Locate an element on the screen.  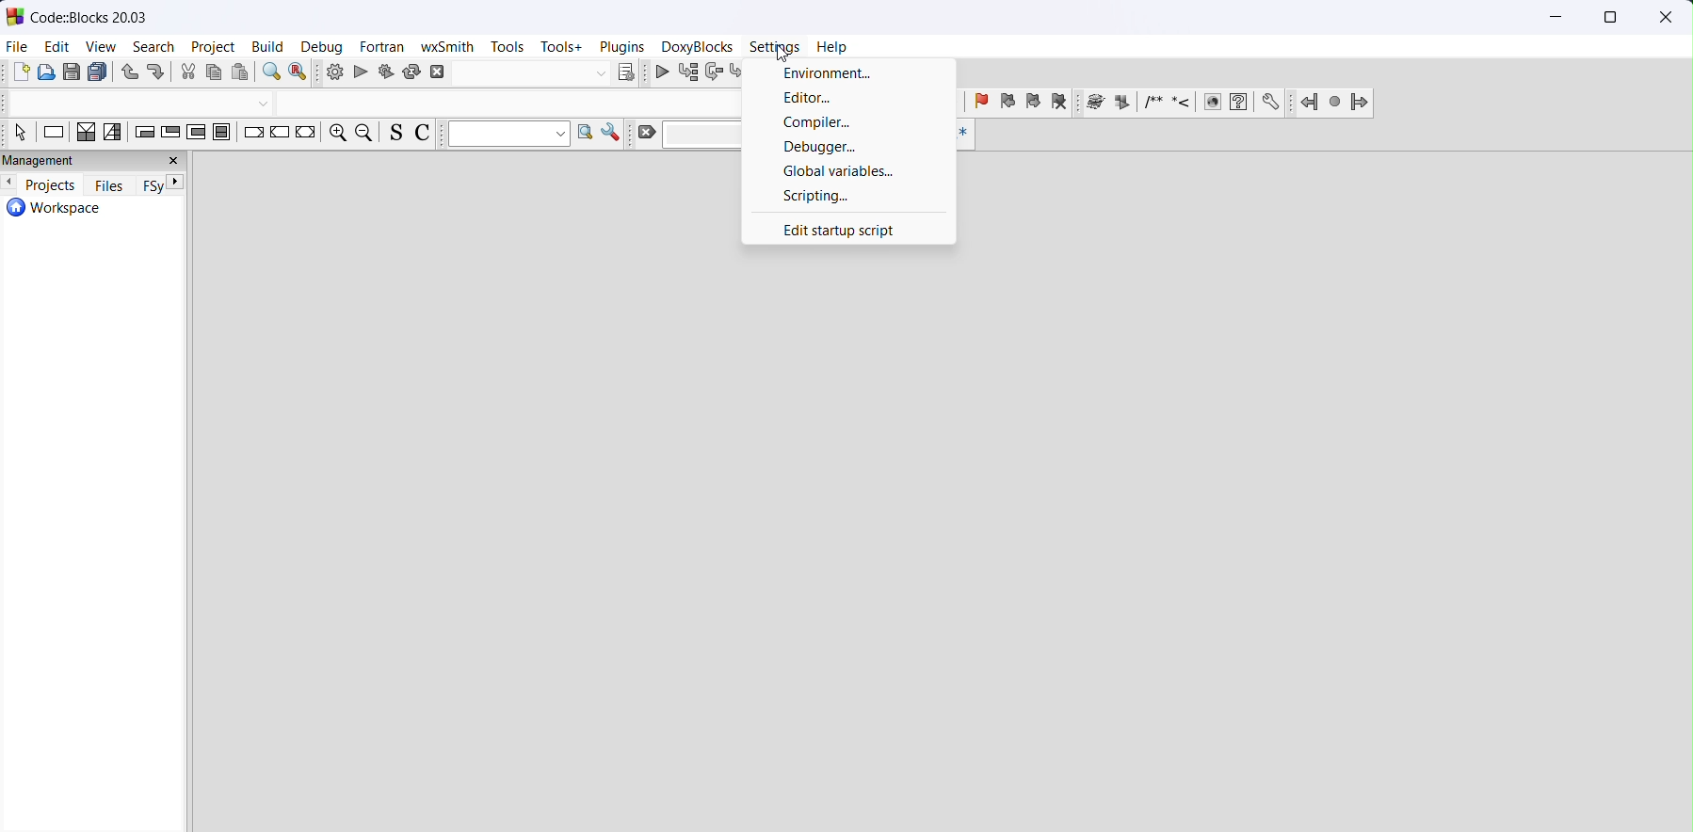
empty conditional loop is located at coordinates (142, 134).